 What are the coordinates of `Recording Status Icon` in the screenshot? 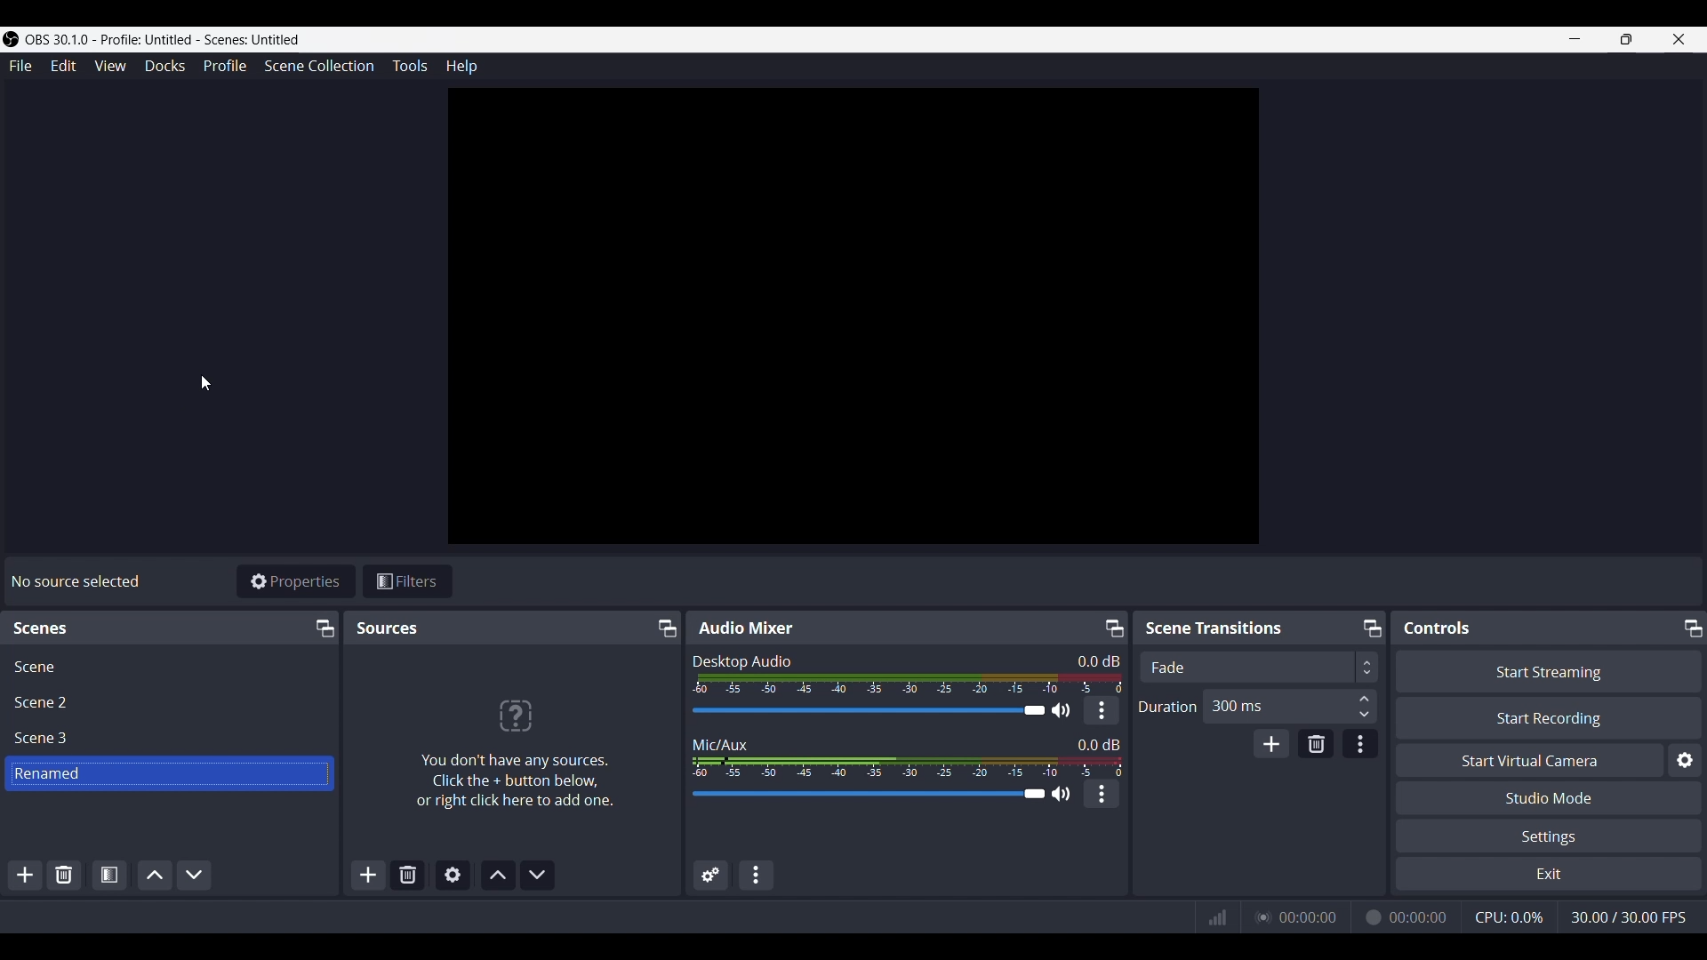 It's located at (1371, 917).